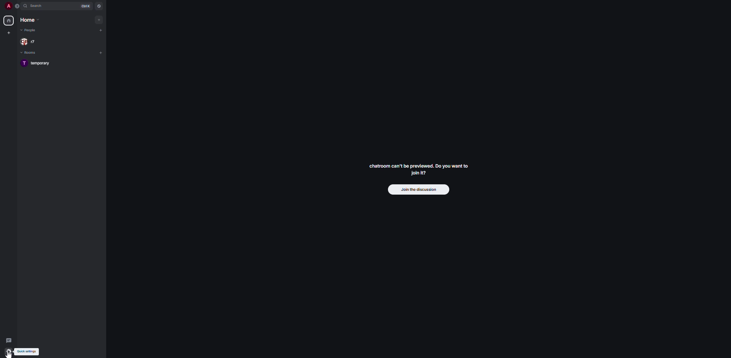 The height and width of the screenshot is (358, 731). Describe the element at coordinates (101, 52) in the screenshot. I see `add` at that location.